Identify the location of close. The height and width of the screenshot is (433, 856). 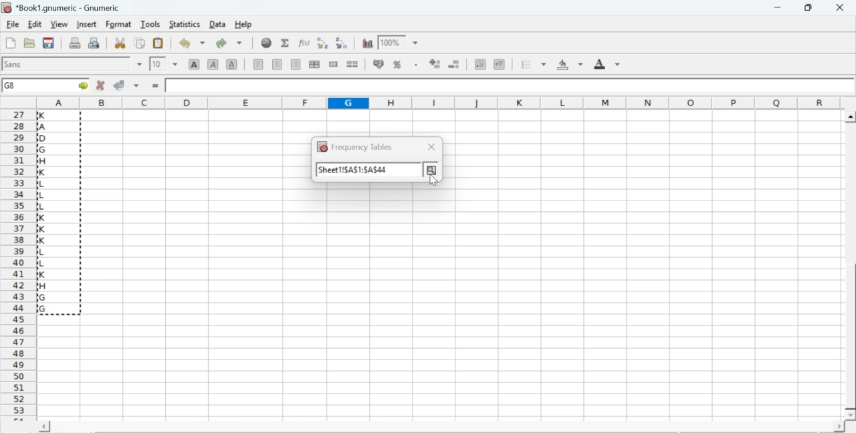
(432, 146).